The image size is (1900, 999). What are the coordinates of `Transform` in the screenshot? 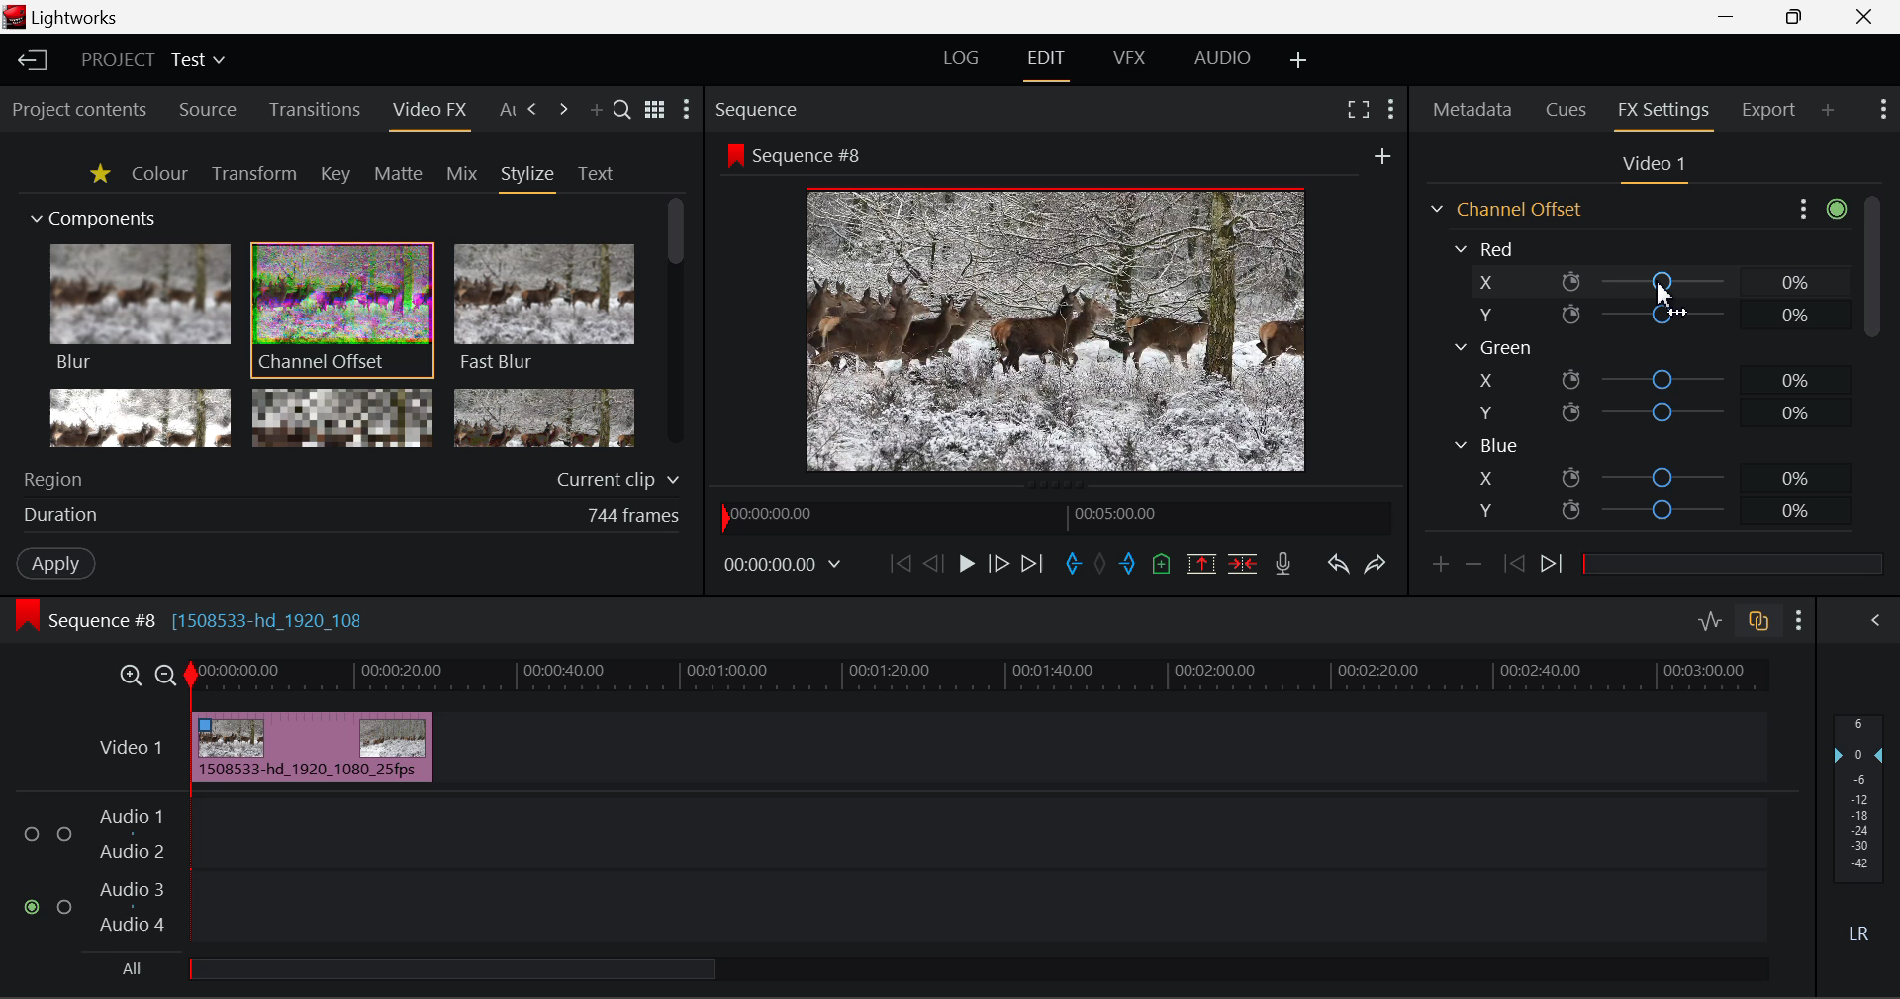 It's located at (253, 174).